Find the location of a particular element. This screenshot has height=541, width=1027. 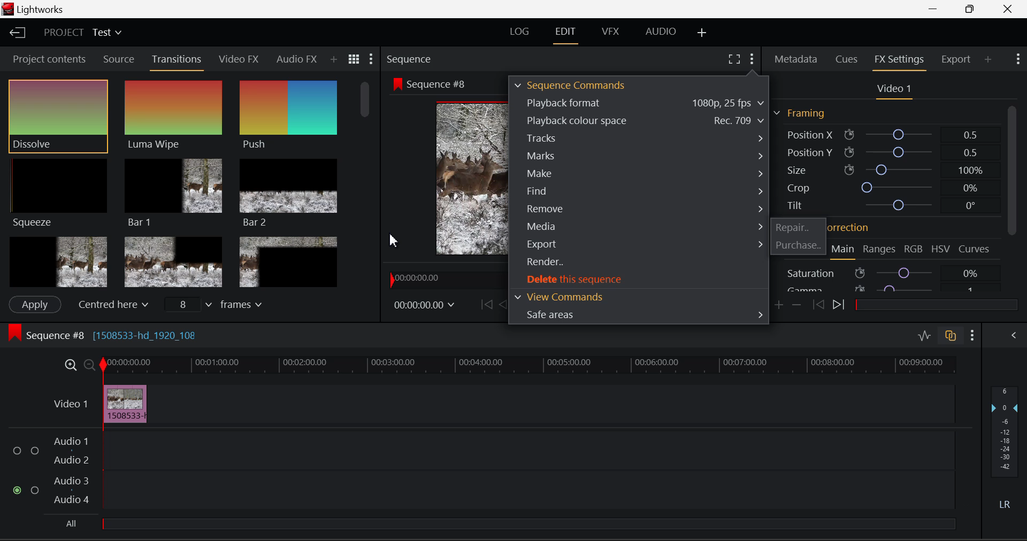

Metadata is located at coordinates (796, 59).